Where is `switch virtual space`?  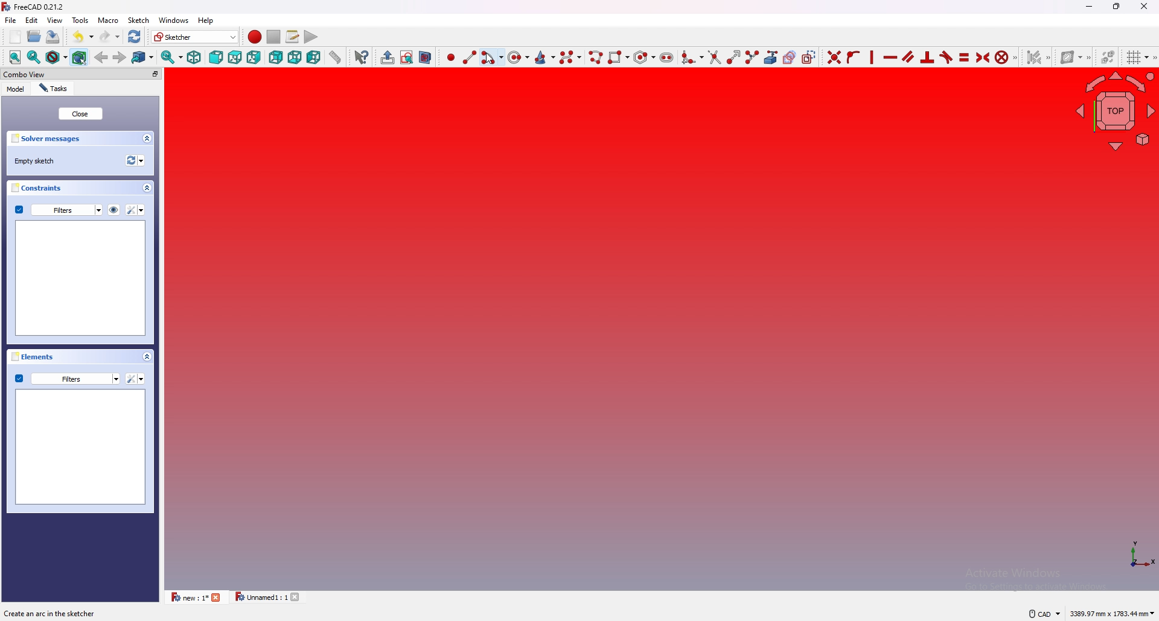
switch virtual space is located at coordinates (1108, 57).